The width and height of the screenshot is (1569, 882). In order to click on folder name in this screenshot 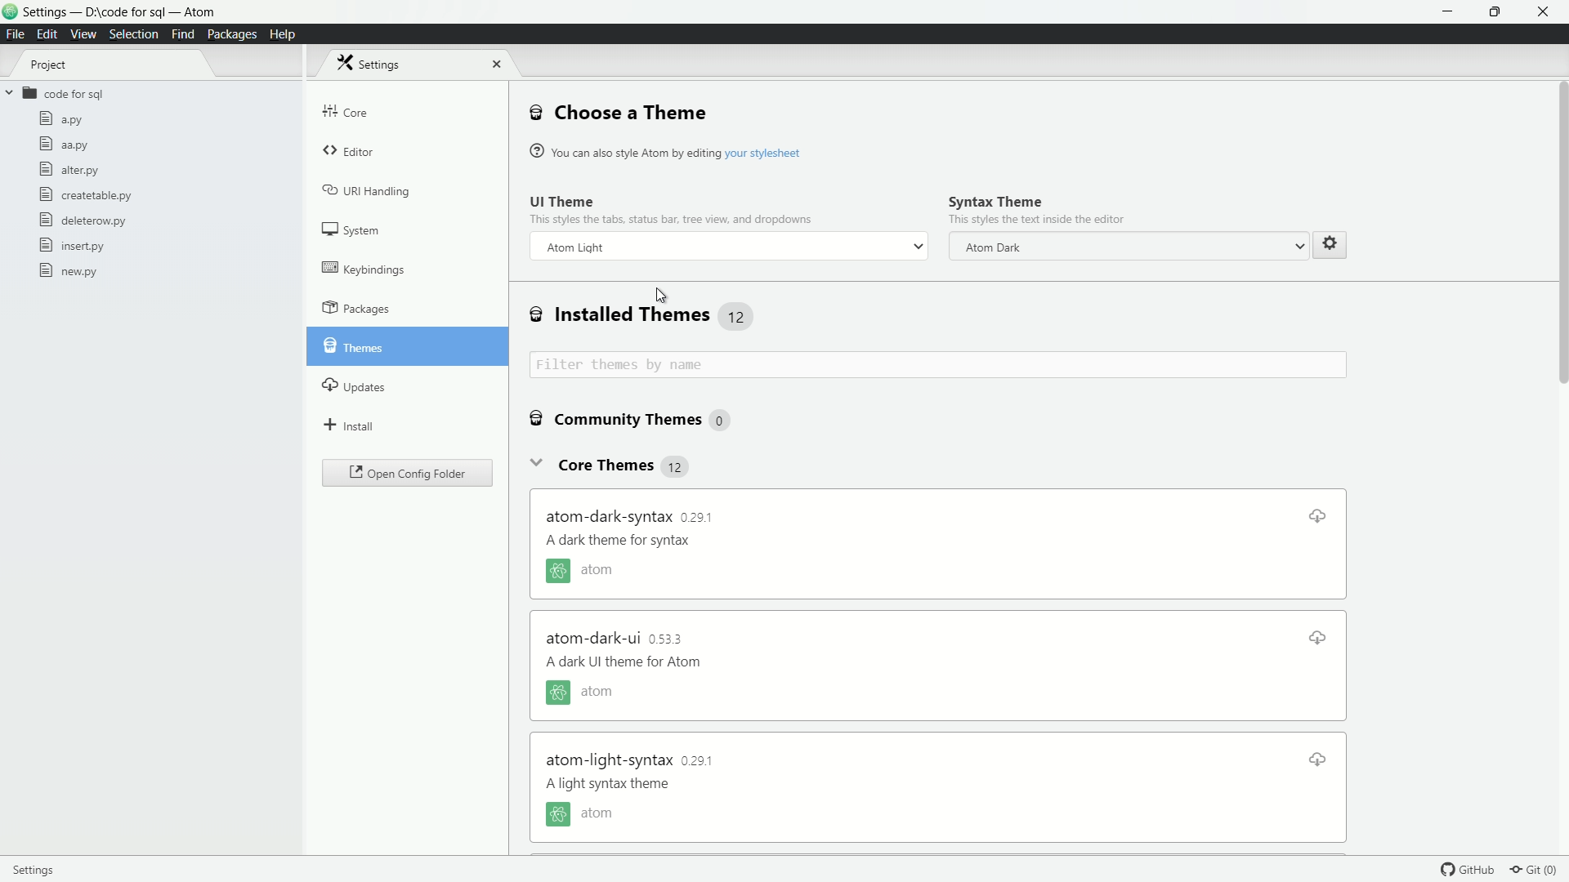, I will do `click(65, 95)`.